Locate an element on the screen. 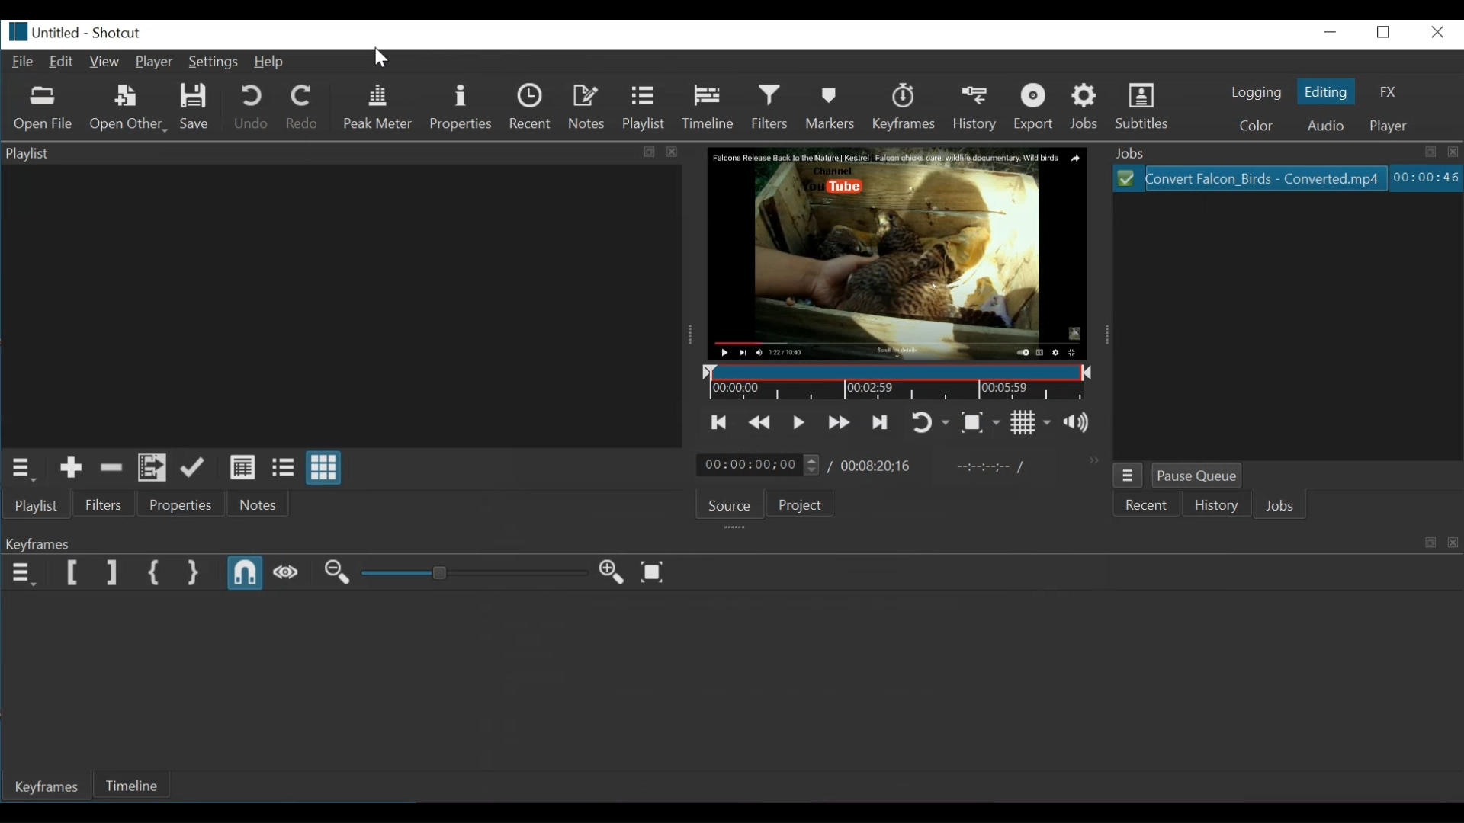 The image size is (1464, 823). Properties is located at coordinates (464, 108).